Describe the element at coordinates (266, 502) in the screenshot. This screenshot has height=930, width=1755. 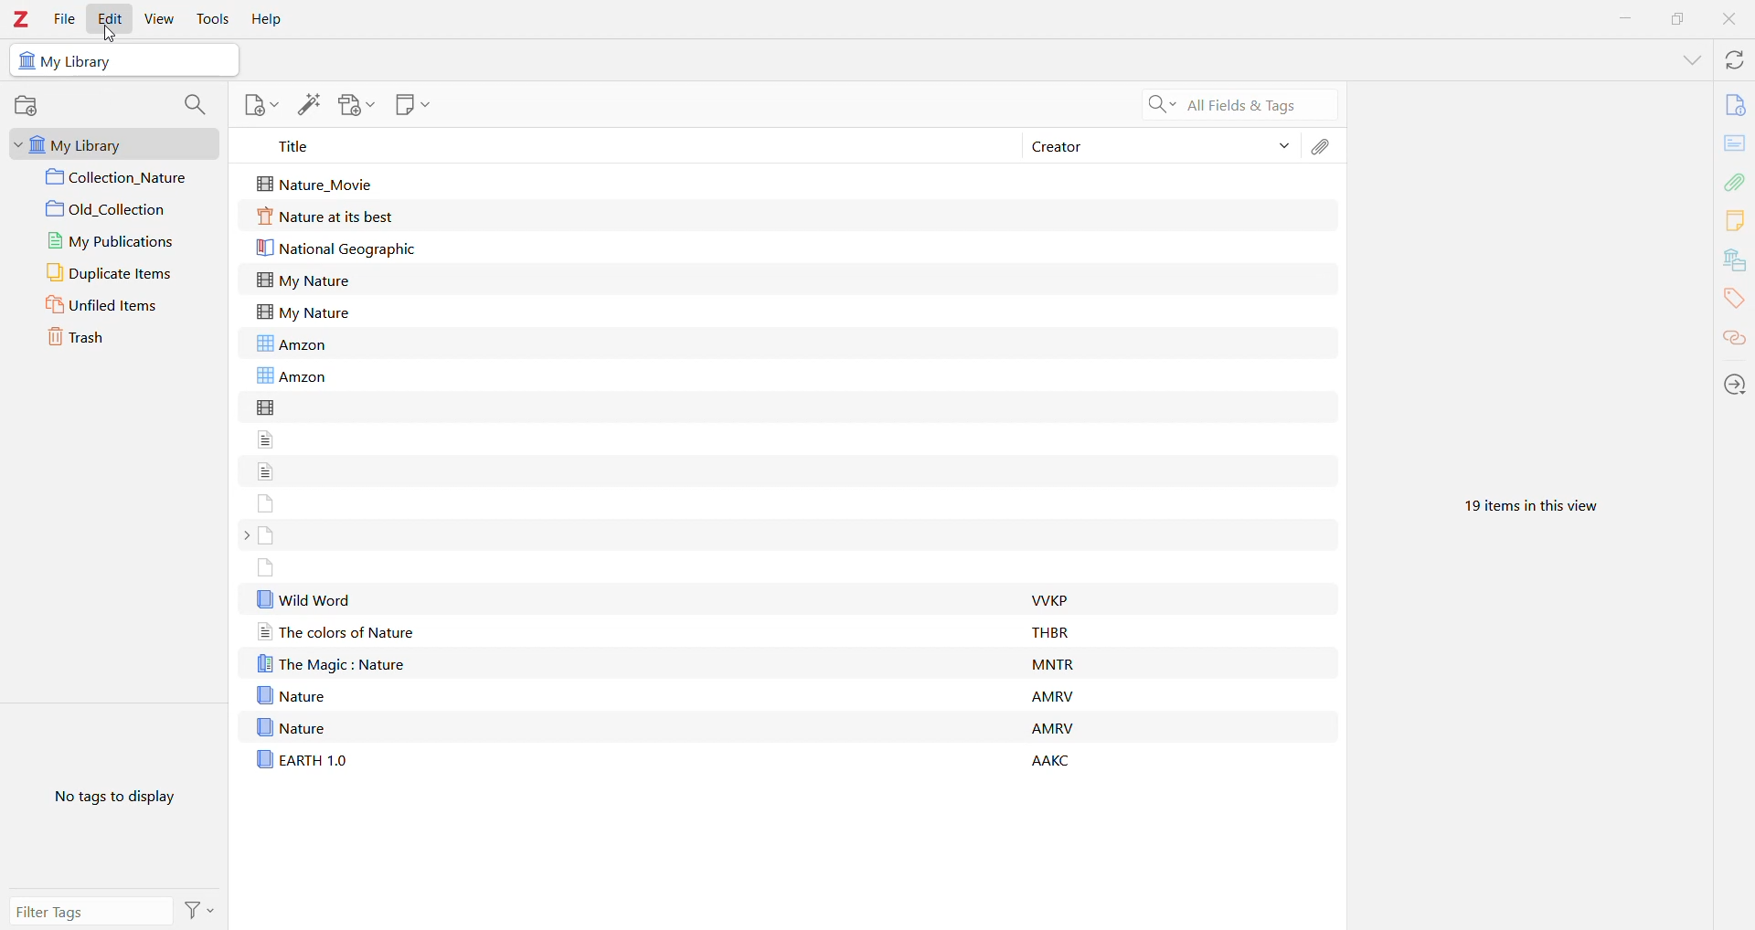
I see `file without title` at that location.